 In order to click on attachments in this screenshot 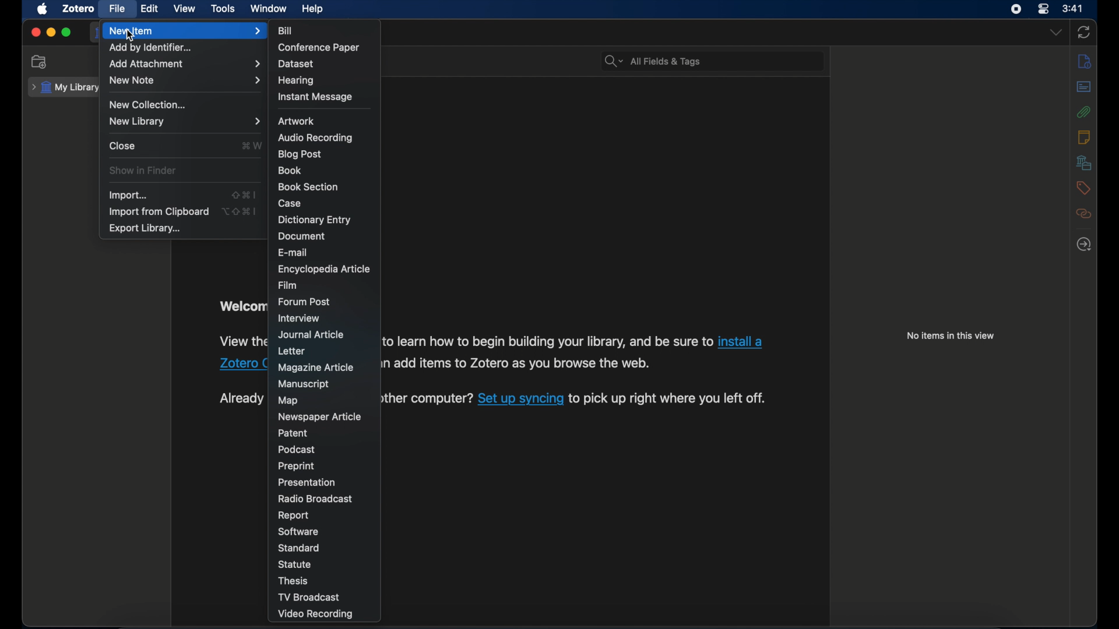, I will do `click(1085, 112)`.